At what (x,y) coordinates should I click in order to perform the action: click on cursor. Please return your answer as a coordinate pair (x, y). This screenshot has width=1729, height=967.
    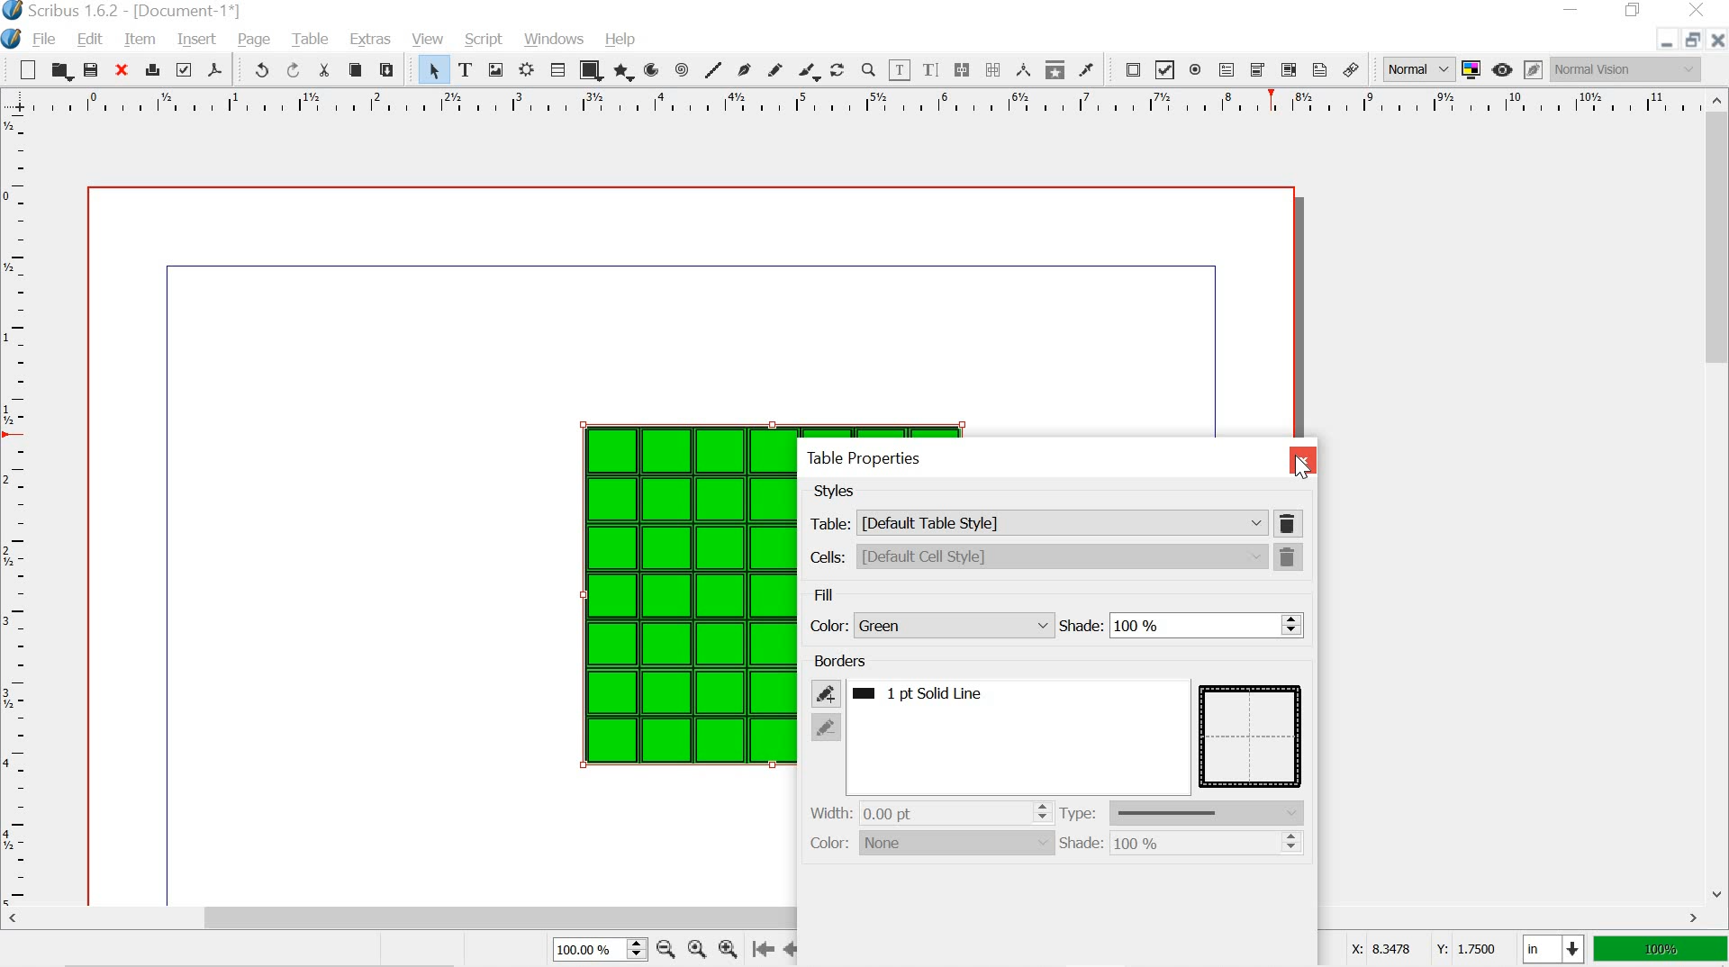
    Looking at the image, I should click on (1303, 466).